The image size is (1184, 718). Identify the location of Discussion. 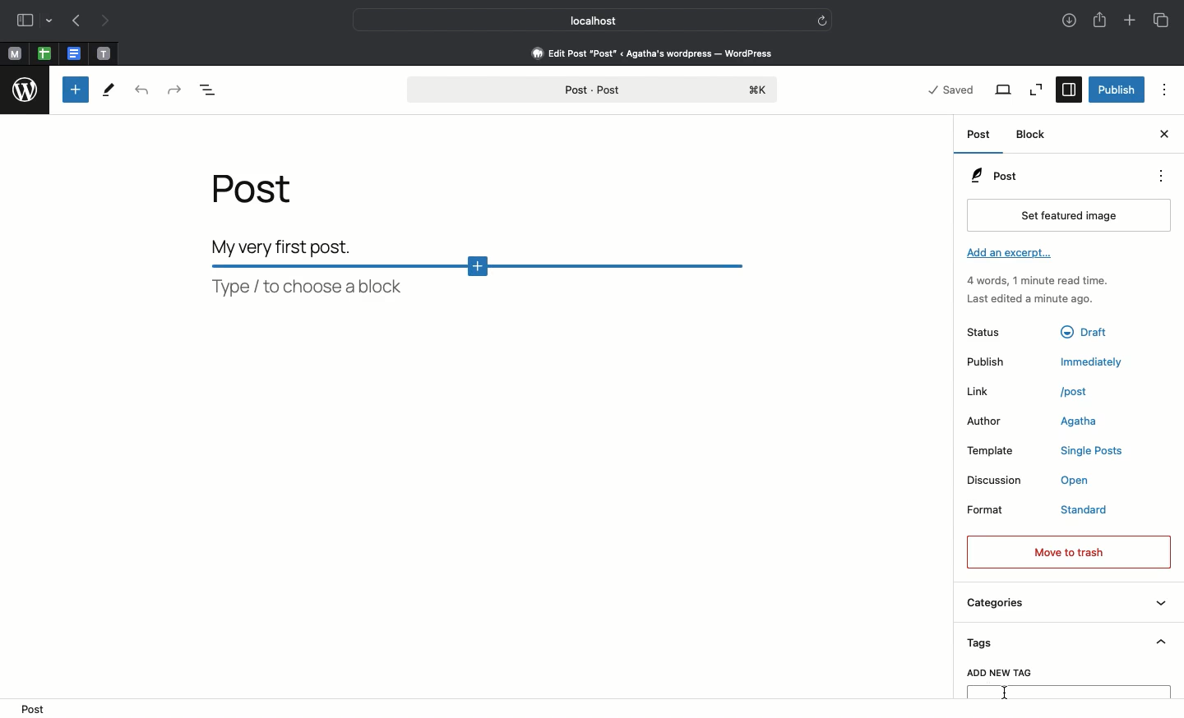
(993, 480).